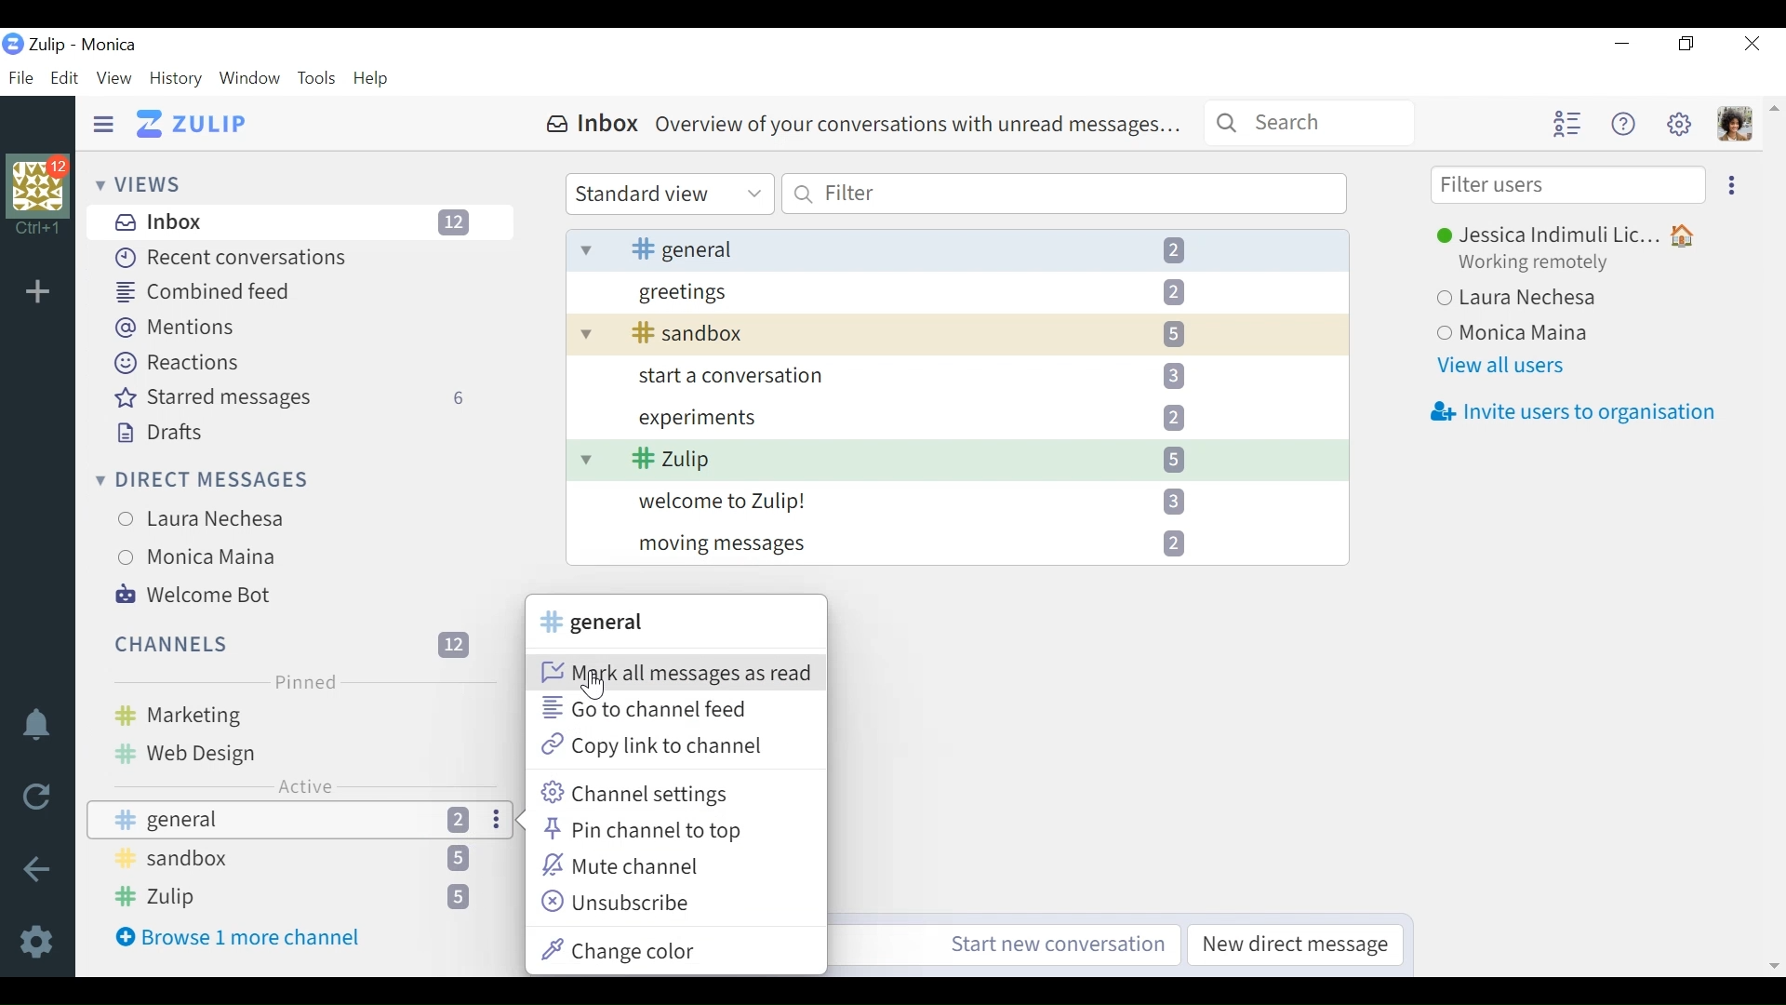 Image resolution: width=1786 pixels, height=1005 pixels. Describe the element at coordinates (1677, 123) in the screenshot. I see `Main menu` at that location.